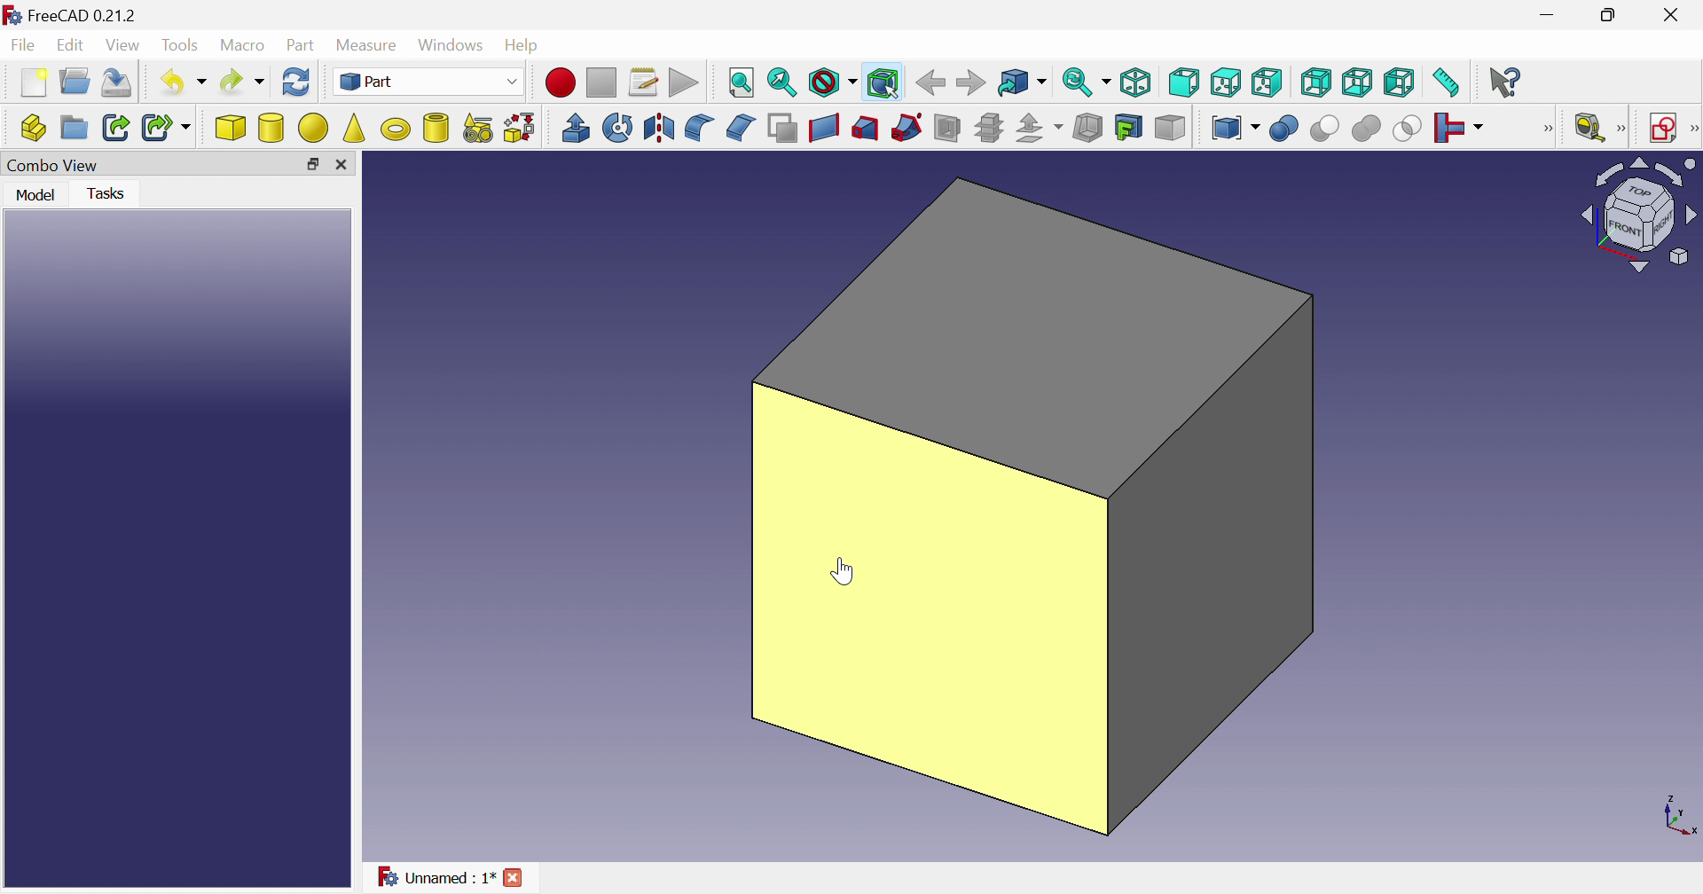 This screenshot has height=894, width=1703. Describe the element at coordinates (973, 81) in the screenshot. I see `Forward` at that location.